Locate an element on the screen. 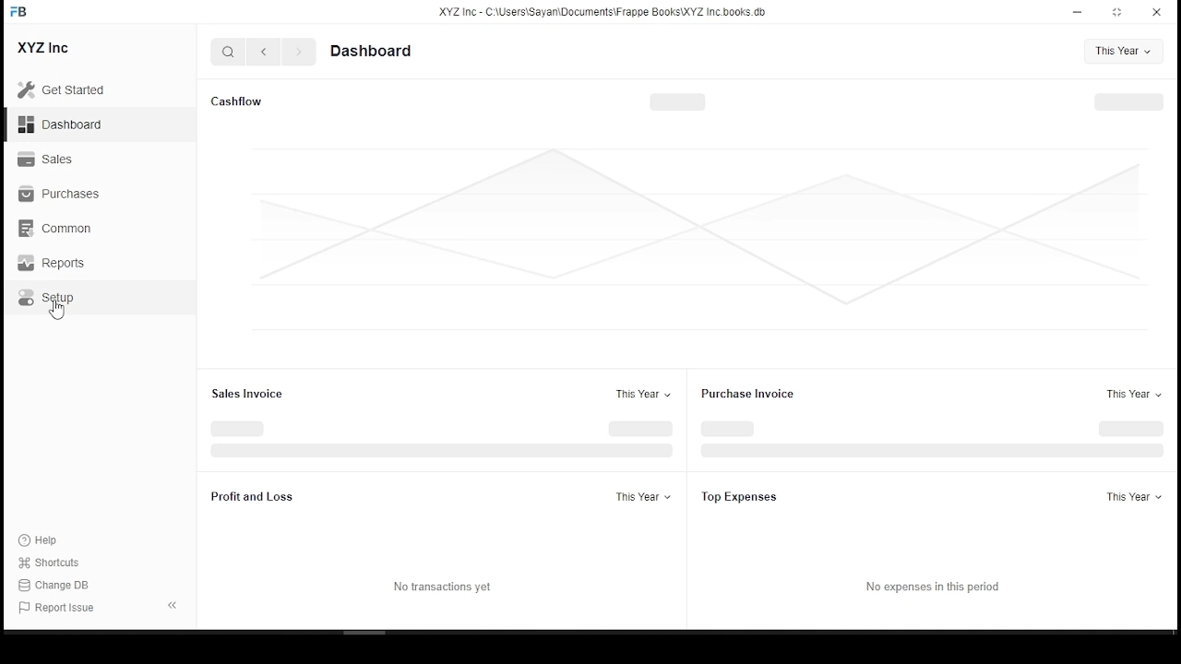  This Year is located at coordinates (1124, 51).